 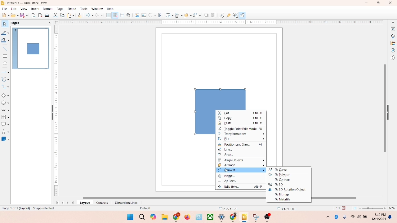 I want to click on export, so click(x=34, y=15).